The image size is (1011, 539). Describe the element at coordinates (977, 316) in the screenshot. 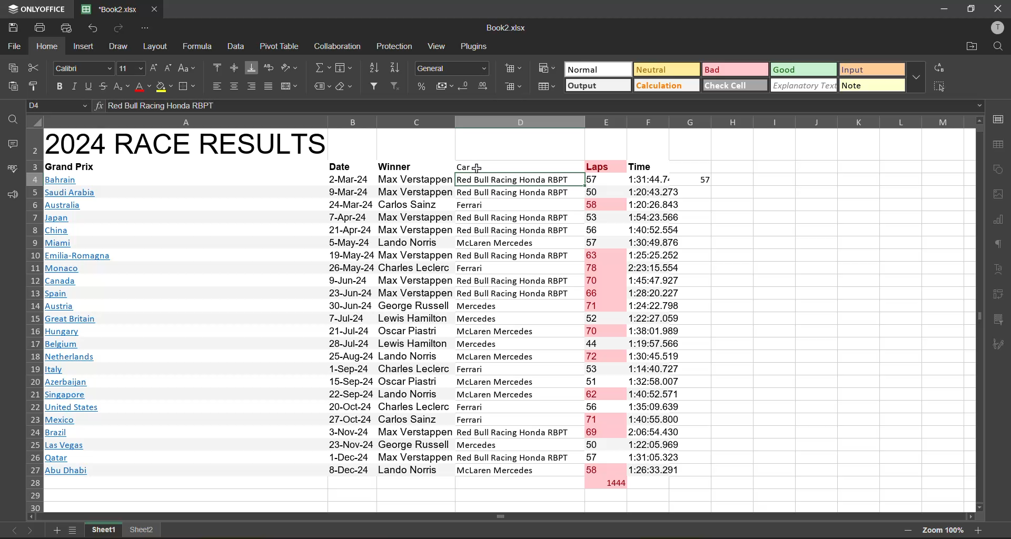

I see `Vertical scroll` at that location.